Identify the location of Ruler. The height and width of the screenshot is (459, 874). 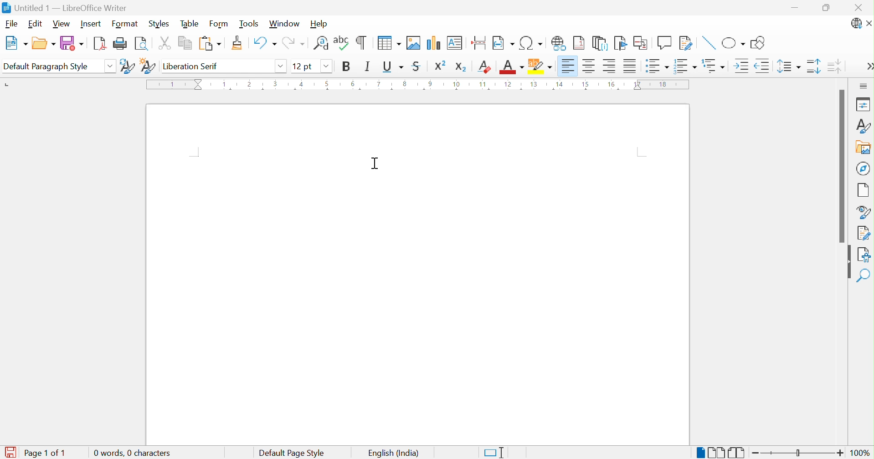
(421, 84).